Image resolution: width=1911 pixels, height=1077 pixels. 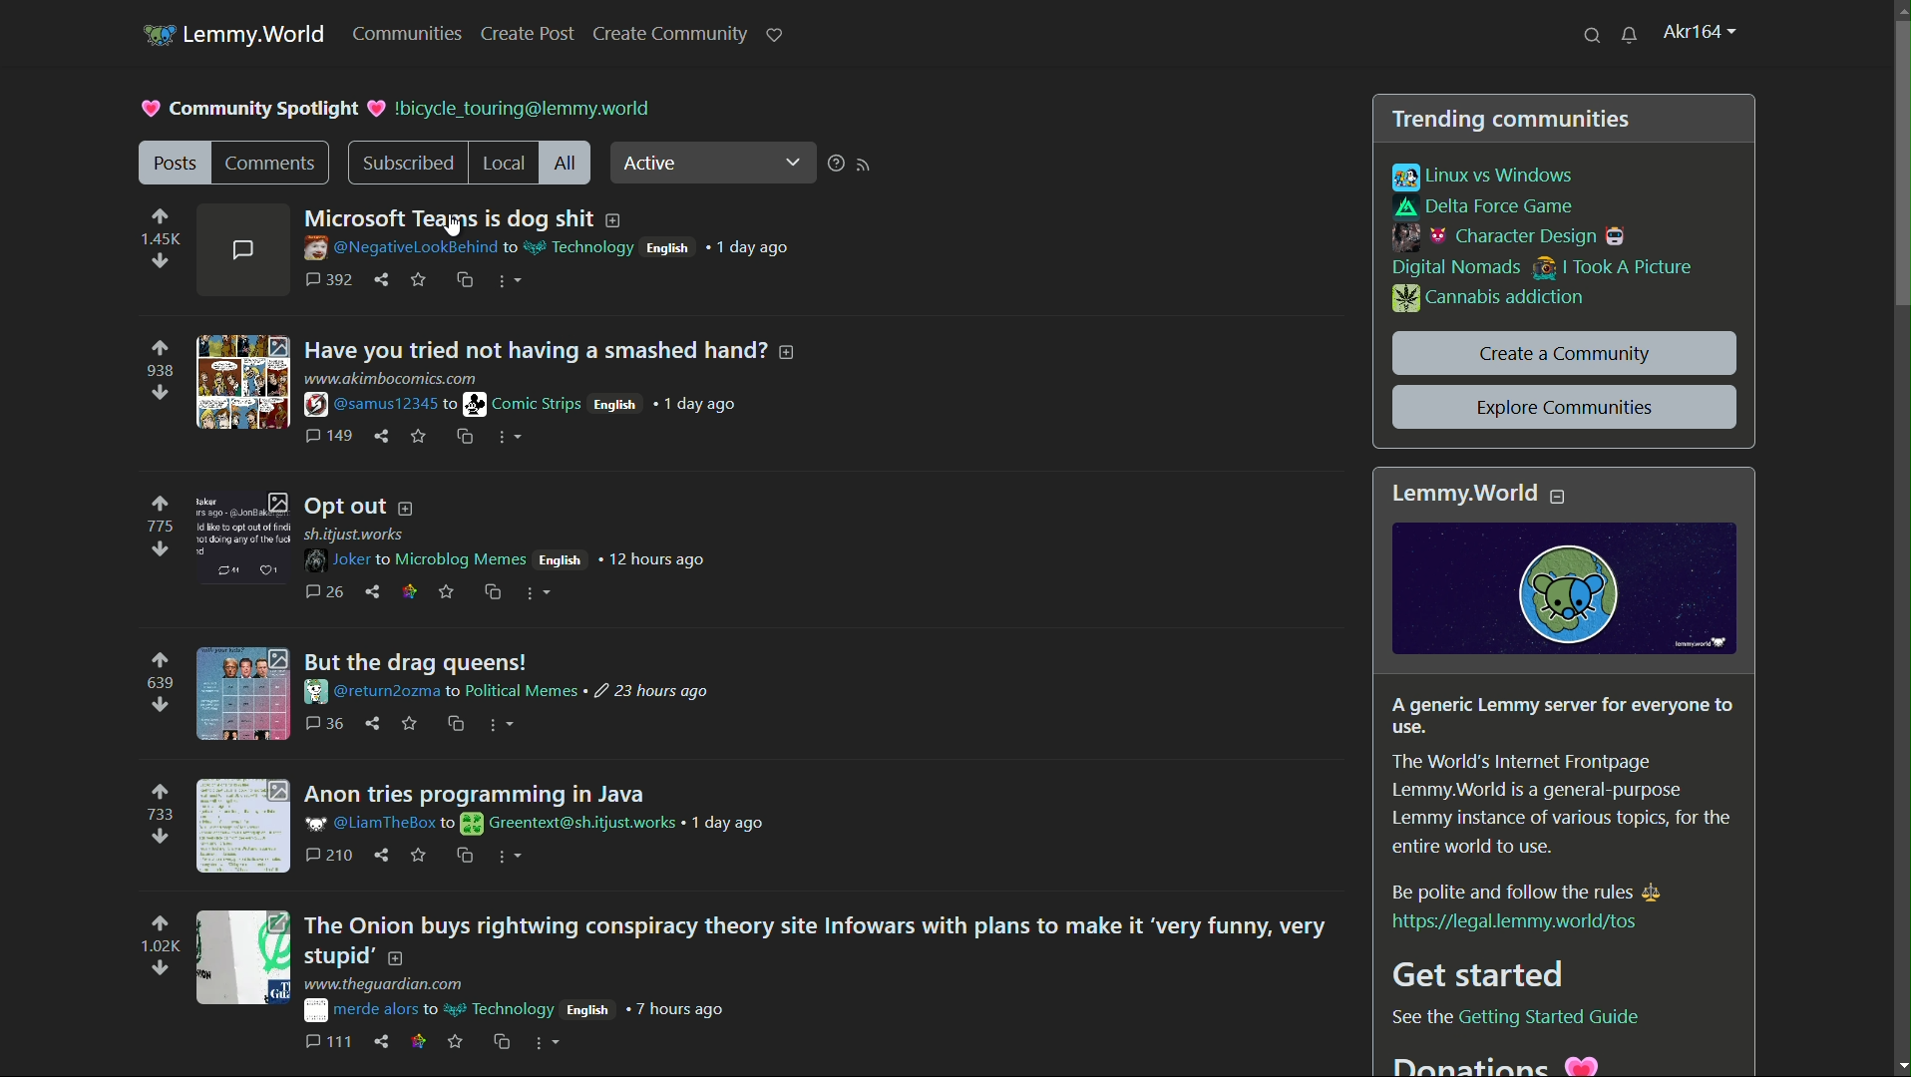 What do you see at coordinates (549, 220) in the screenshot?
I see `post-1` at bounding box center [549, 220].